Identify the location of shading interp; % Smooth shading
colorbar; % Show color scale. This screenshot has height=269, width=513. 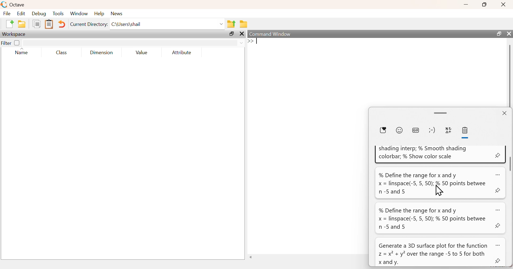
(424, 152).